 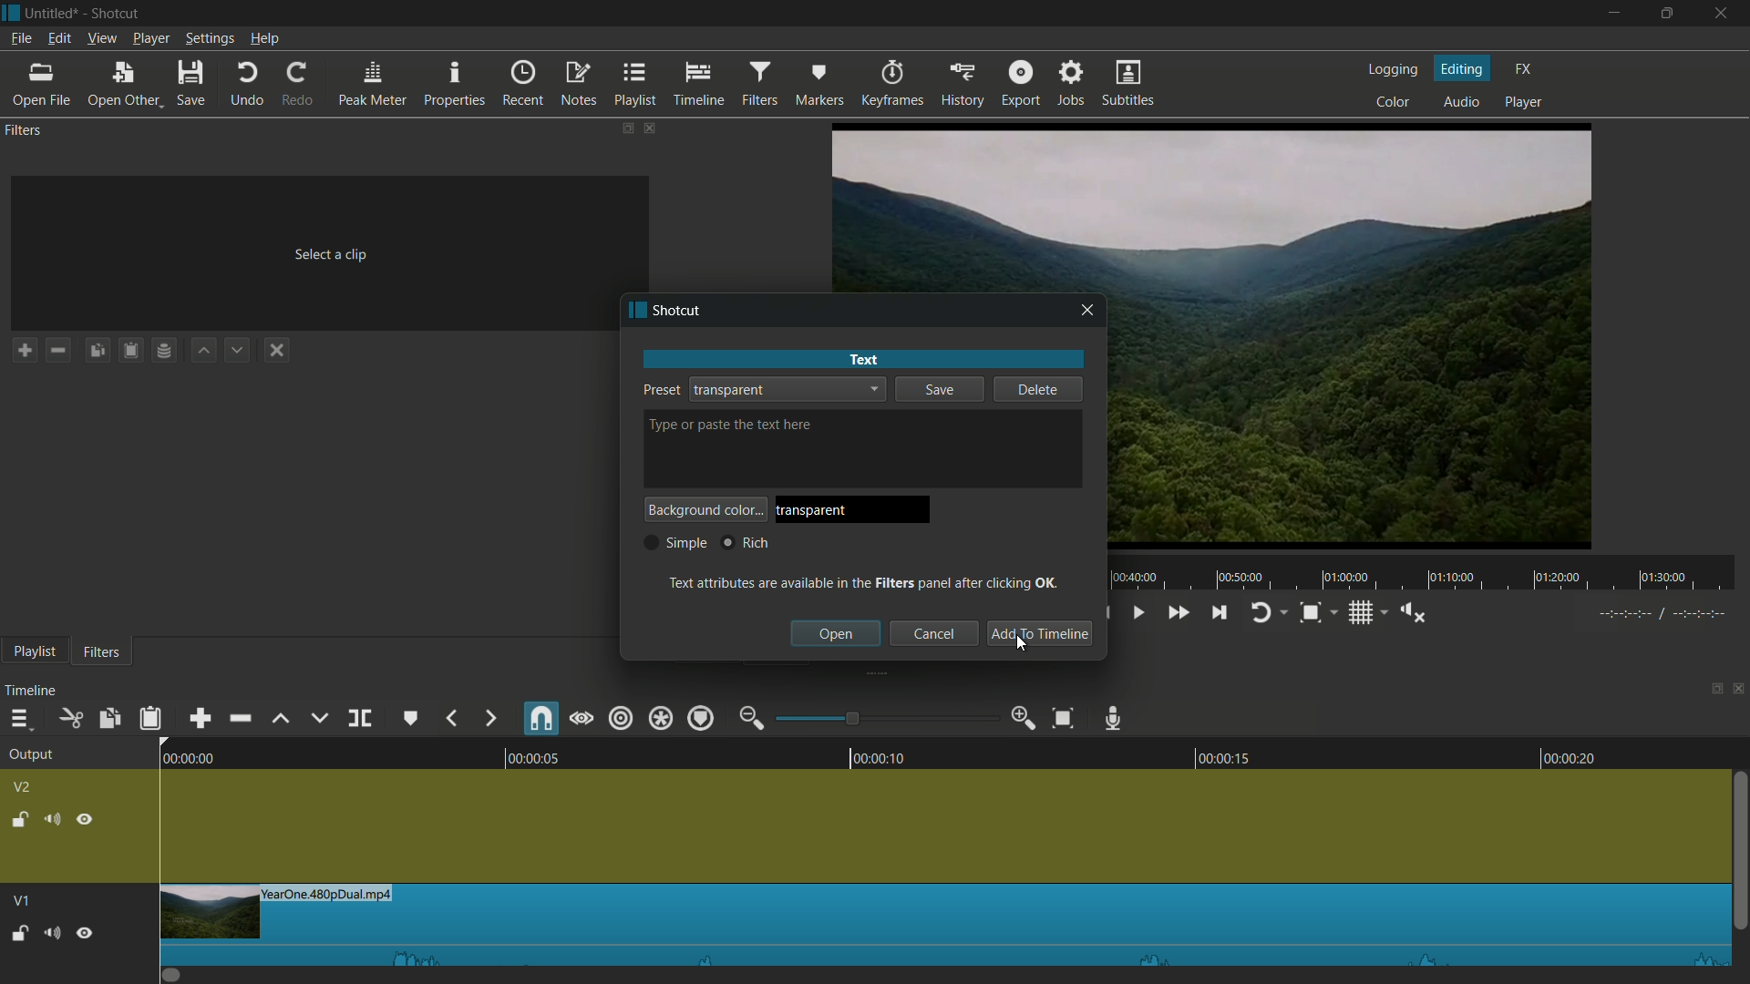 I want to click on history, so click(x=962, y=85).